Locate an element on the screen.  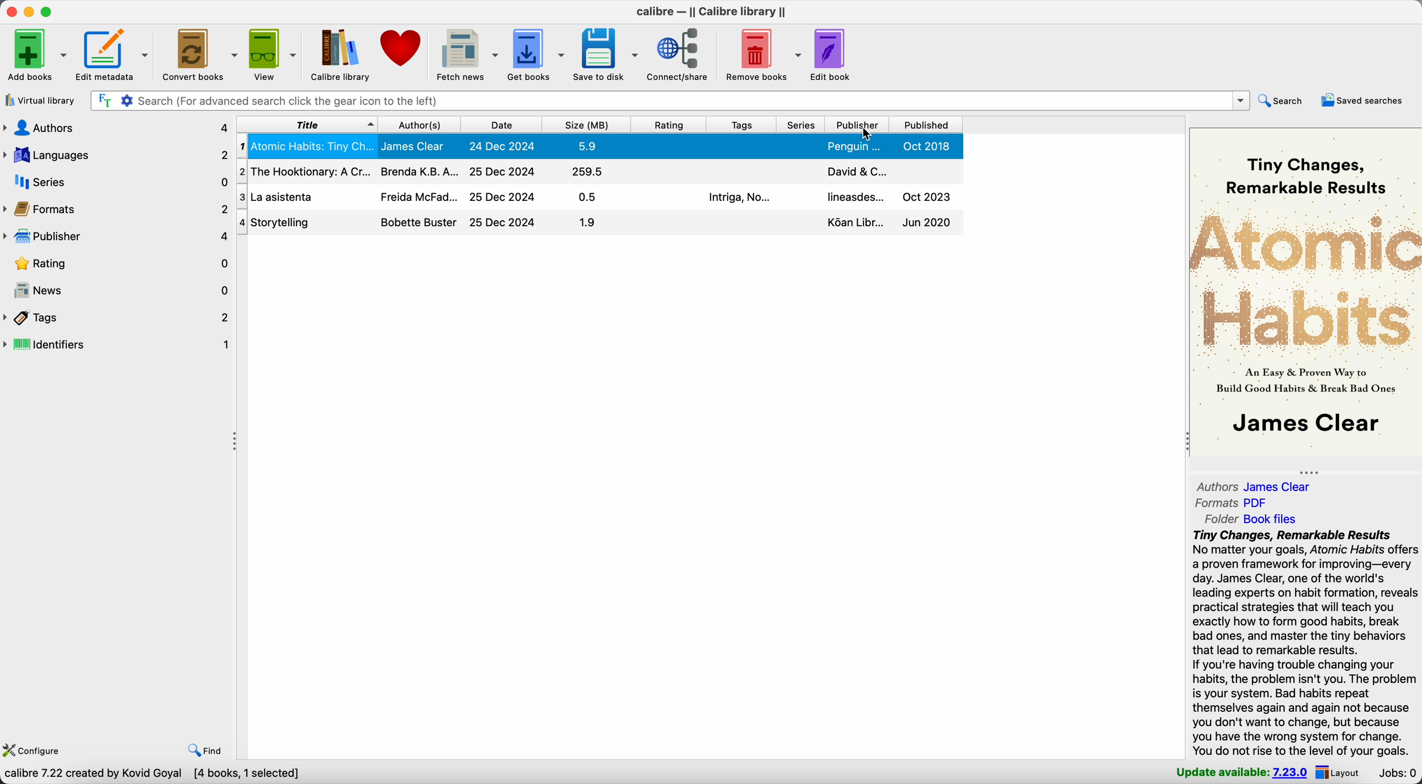
25 Dec 2024 is located at coordinates (503, 197).